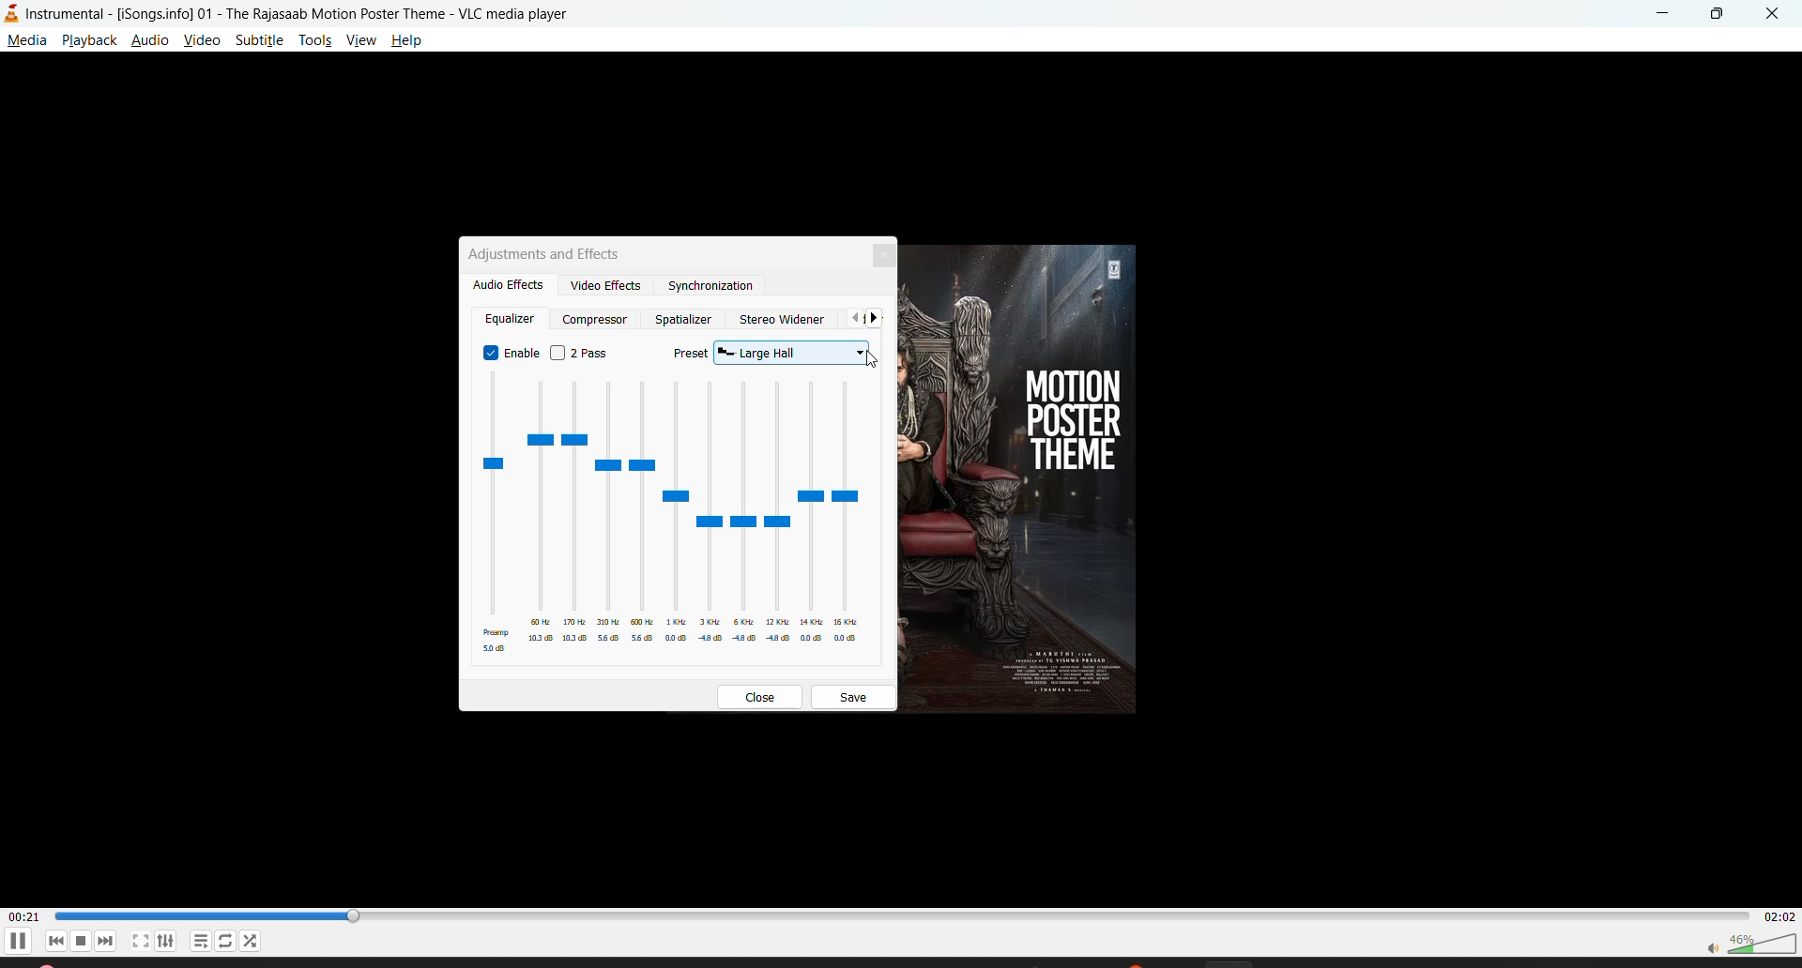  Describe the element at coordinates (856, 696) in the screenshot. I see `save` at that location.